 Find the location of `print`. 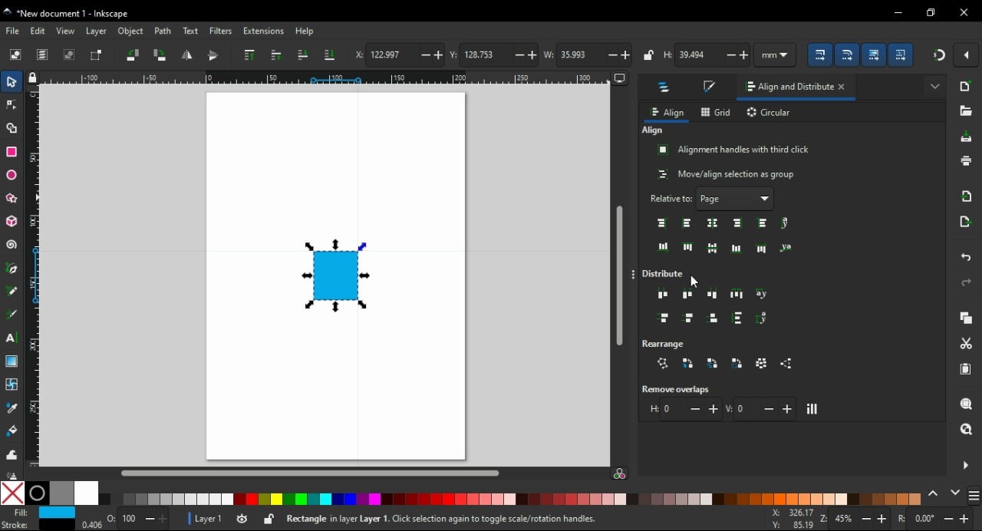

print is located at coordinates (966, 161).